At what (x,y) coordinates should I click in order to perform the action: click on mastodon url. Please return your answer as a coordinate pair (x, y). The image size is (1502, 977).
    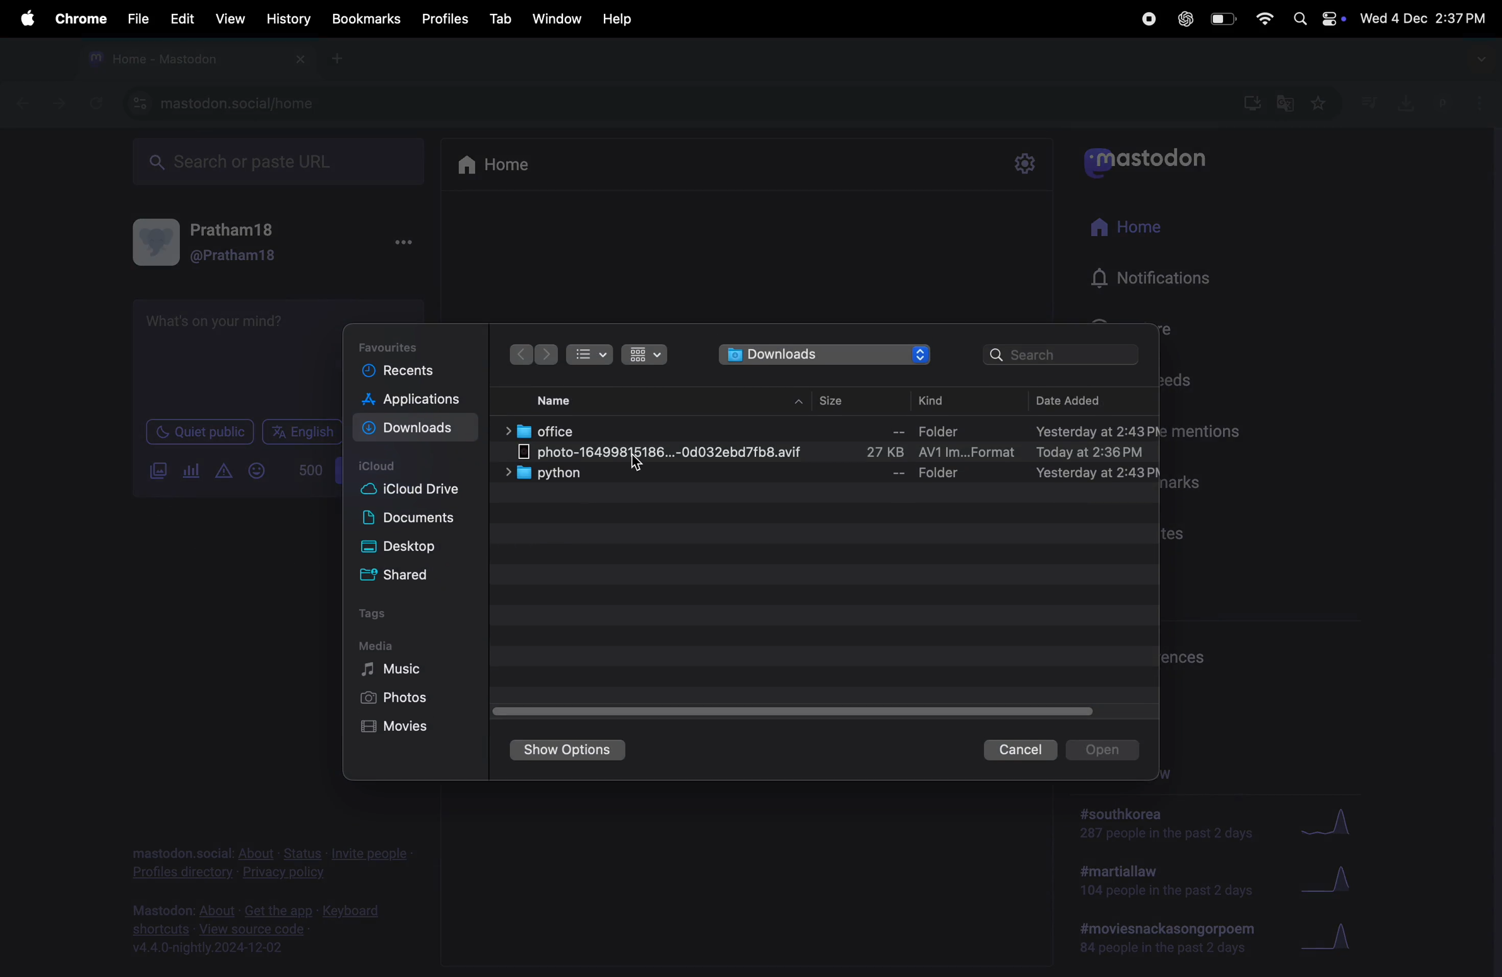
    Looking at the image, I should click on (227, 104).